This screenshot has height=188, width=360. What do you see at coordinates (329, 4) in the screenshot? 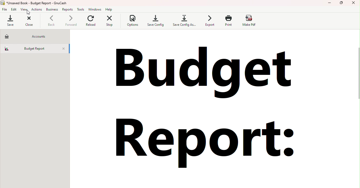
I see `Minimize` at bounding box center [329, 4].